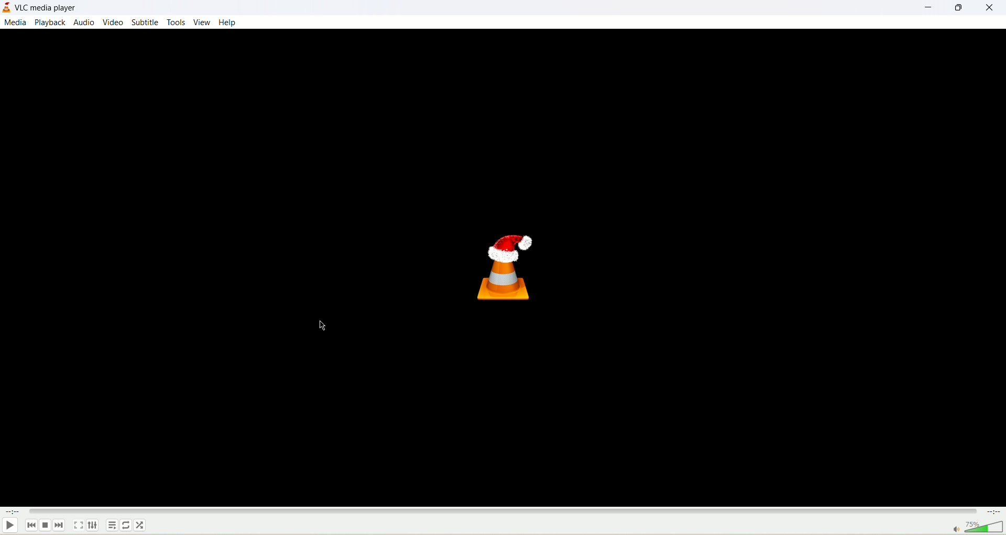  Describe the element at coordinates (991, 7) in the screenshot. I see `close` at that location.